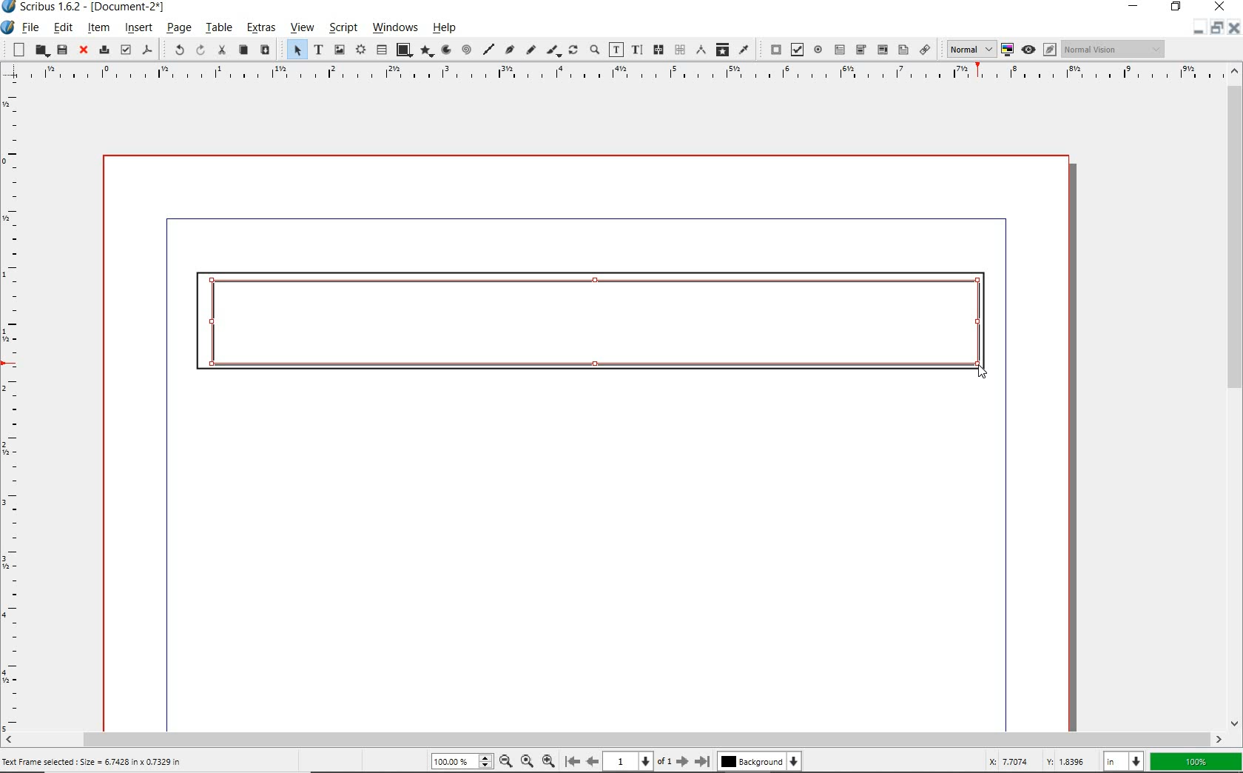 This screenshot has height=773, width=1243. Describe the element at coordinates (1134, 7) in the screenshot. I see `minimize` at that location.